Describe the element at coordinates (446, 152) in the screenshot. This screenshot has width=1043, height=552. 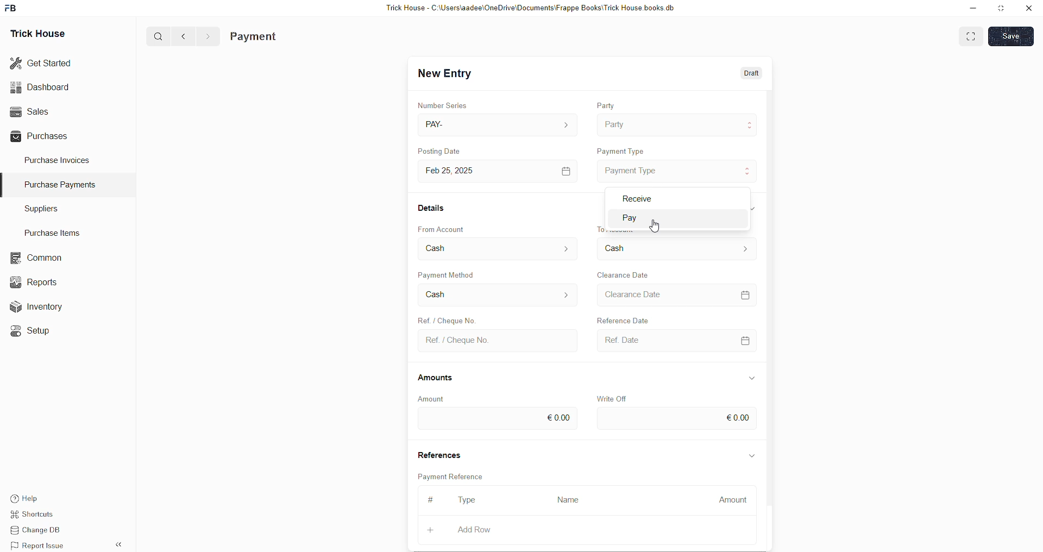
I see `Posting Date` at that location.